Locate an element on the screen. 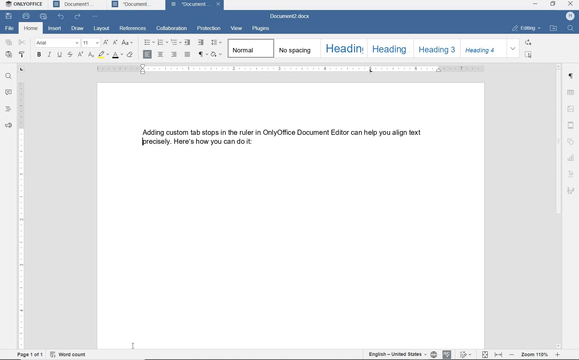  strikethrough is located at coordinates (70, 55).